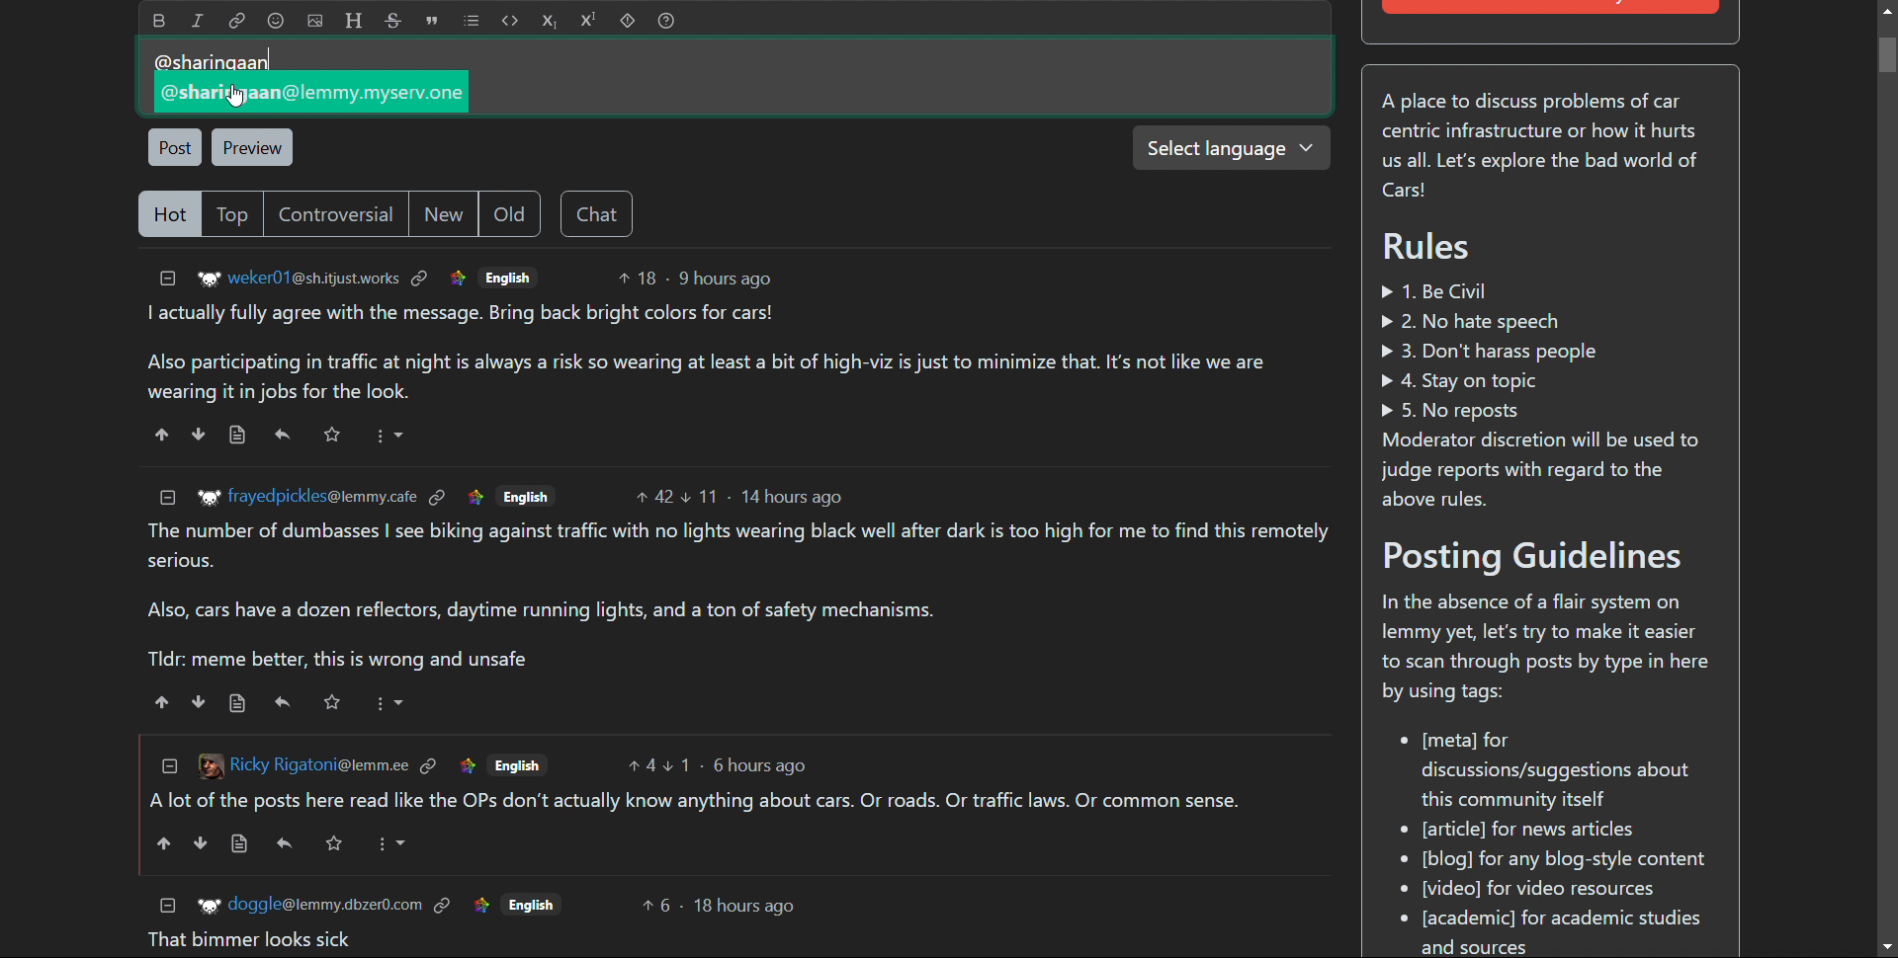  What do you see at coordinates (162, 435) in the screenshot?
I see `upvote` at bounding box center [162, 435].